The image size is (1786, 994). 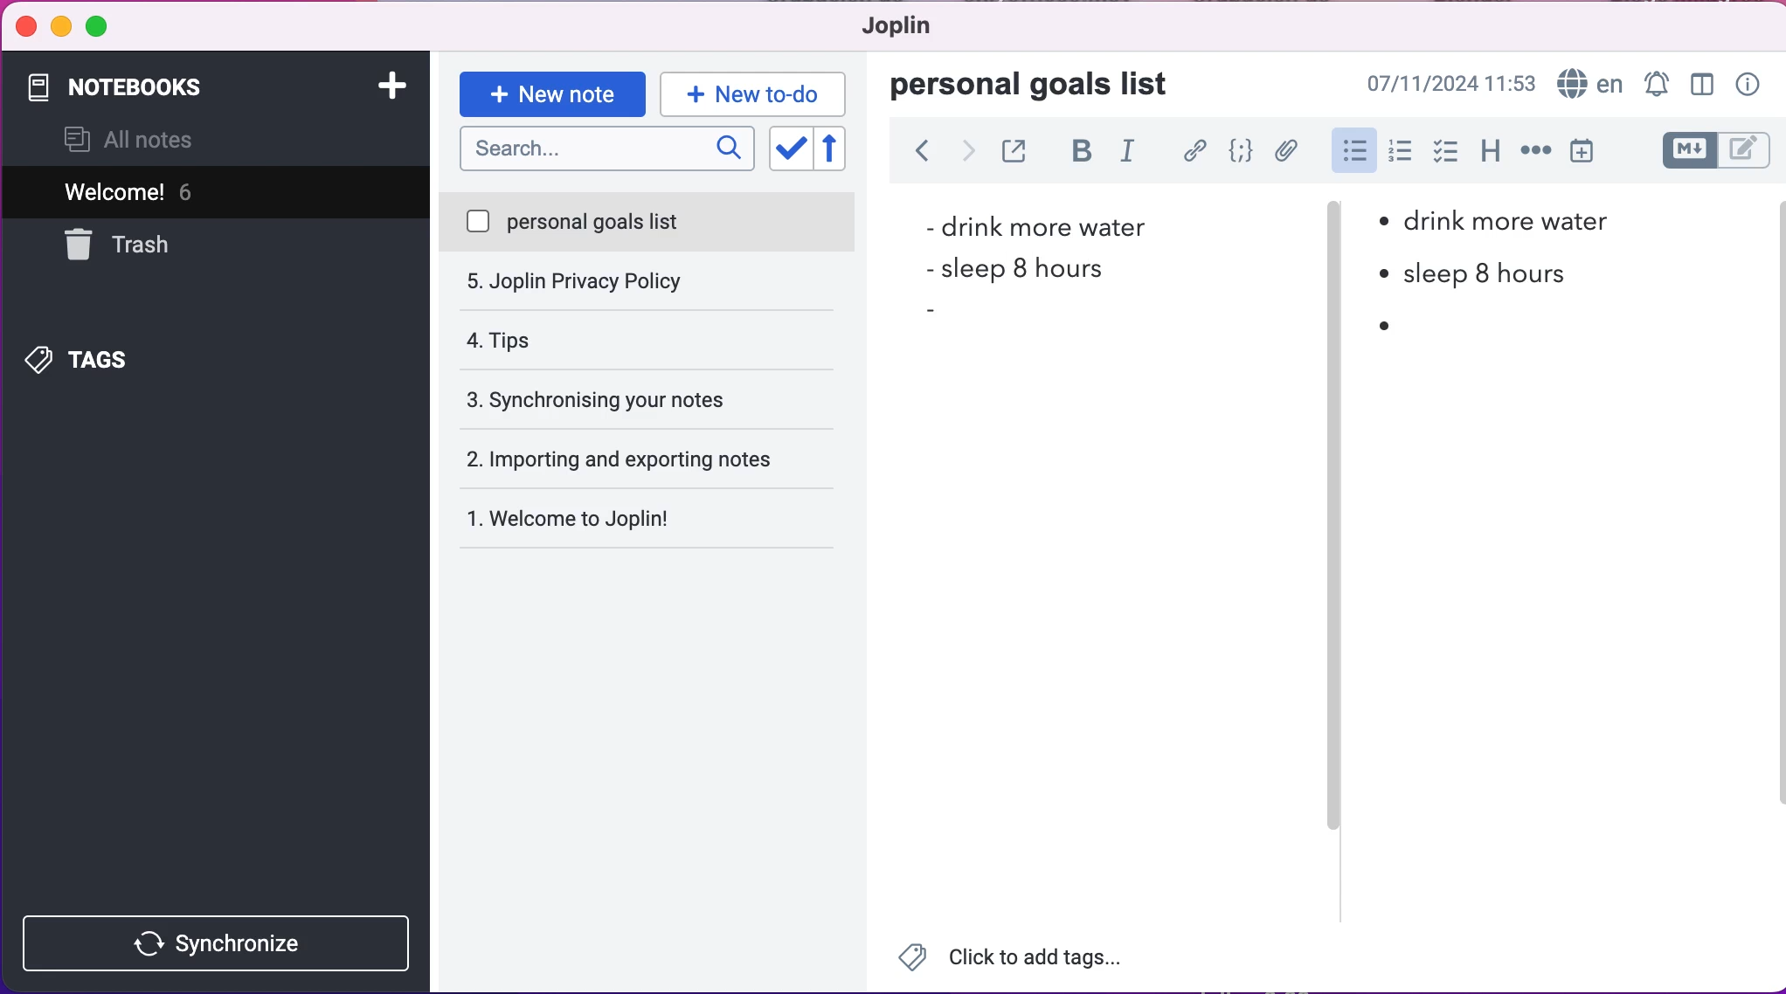 What do you see at coordinates (551, 93) in the screenshot?
I see `new note` at bounding box center [551, 93].